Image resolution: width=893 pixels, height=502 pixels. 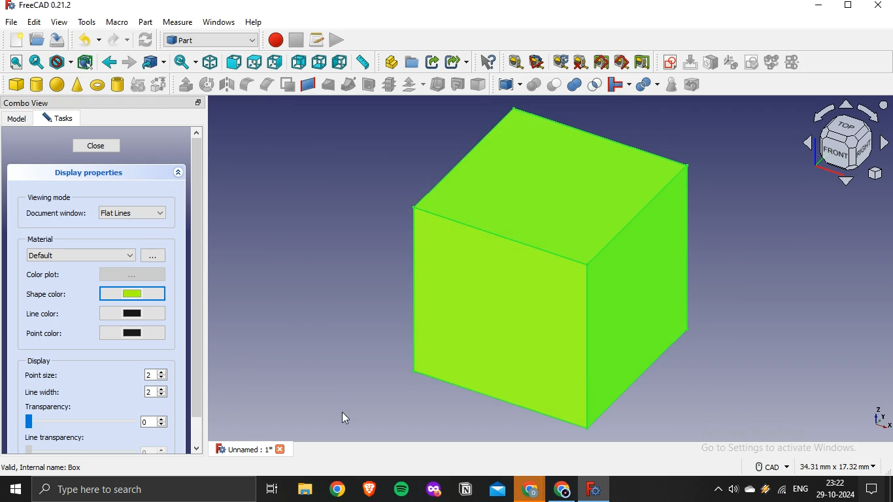 What do you see at coordinates (59, 118) in the screenshot?
I see `tasks` at bounding box center [59, 118].